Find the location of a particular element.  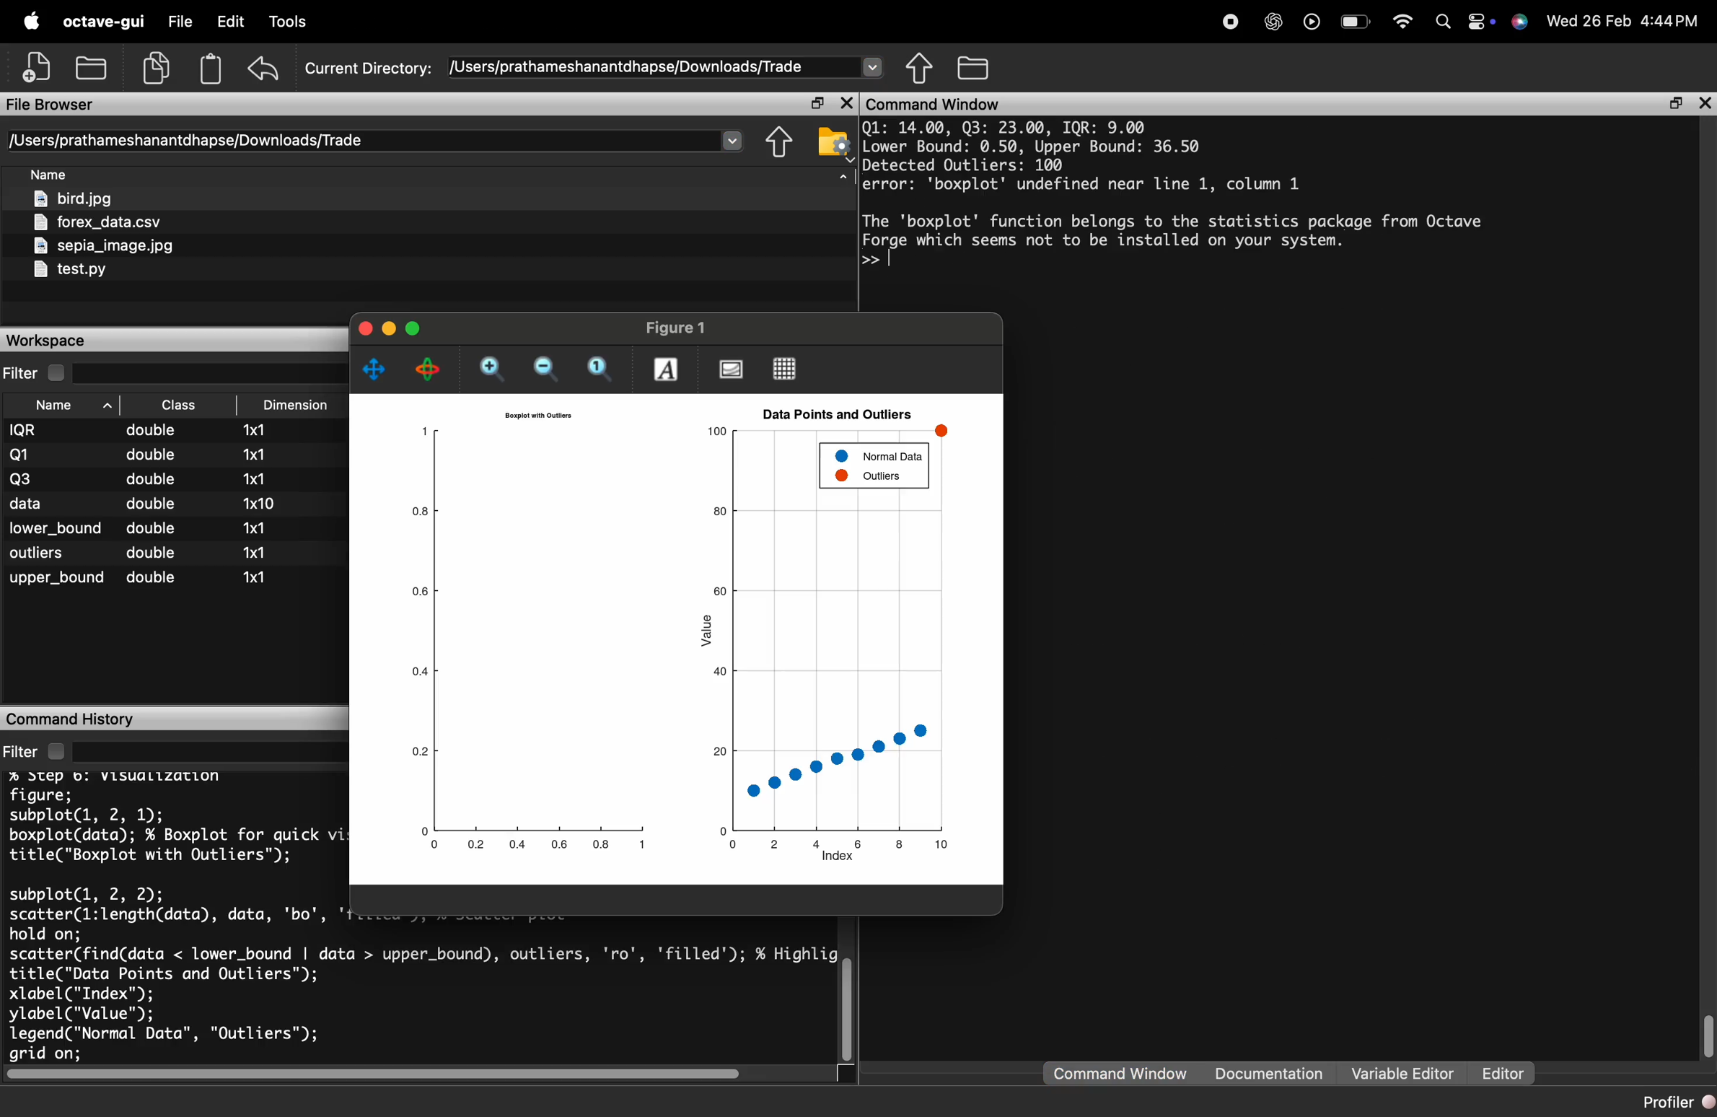

folder settings is located at coordinates (834, 143).